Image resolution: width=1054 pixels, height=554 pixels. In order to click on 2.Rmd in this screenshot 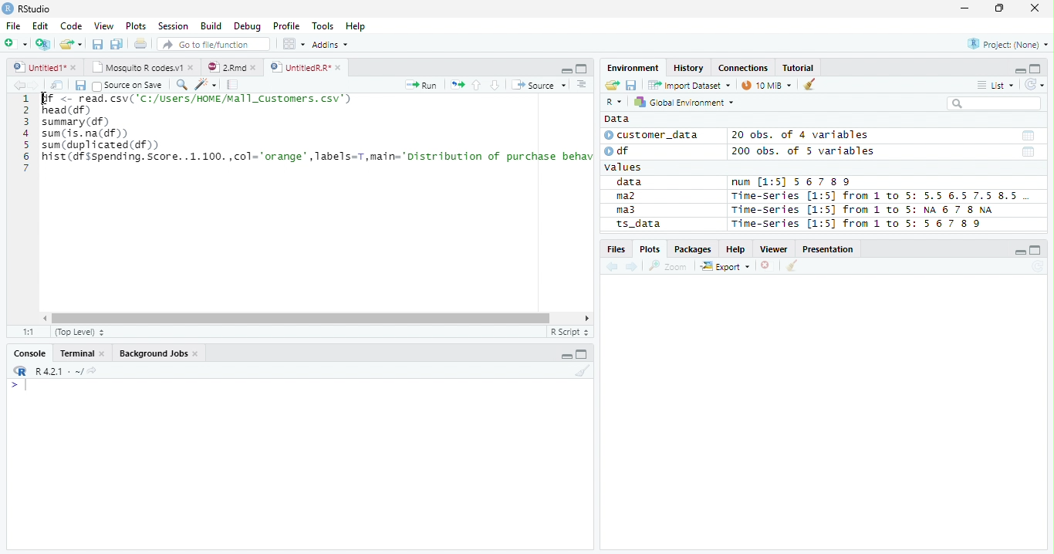, I will do `click(233, 68)`.